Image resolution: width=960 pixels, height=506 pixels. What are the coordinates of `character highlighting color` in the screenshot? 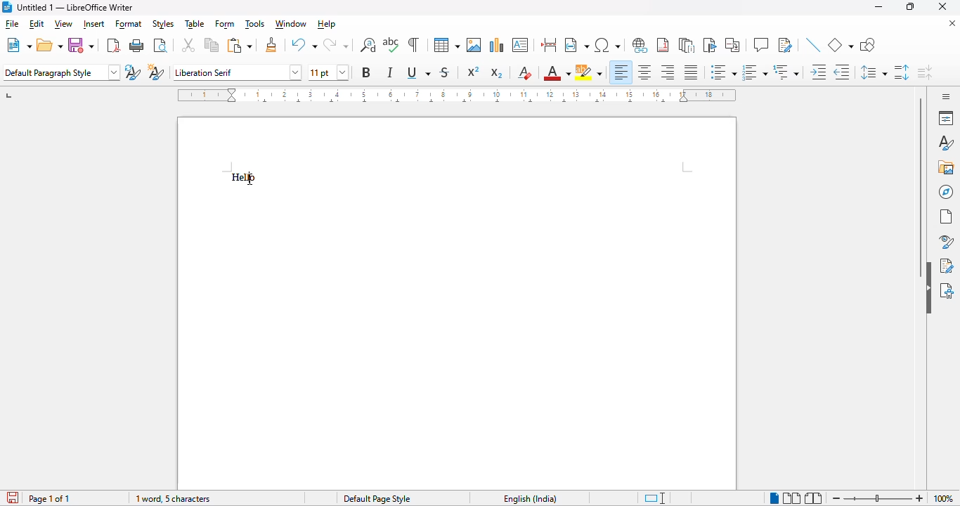 It's located at (590, 73).